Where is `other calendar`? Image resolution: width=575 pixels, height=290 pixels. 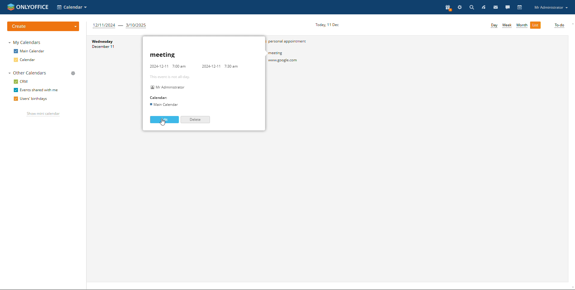 other calendar is located at coordinates (27, 73).